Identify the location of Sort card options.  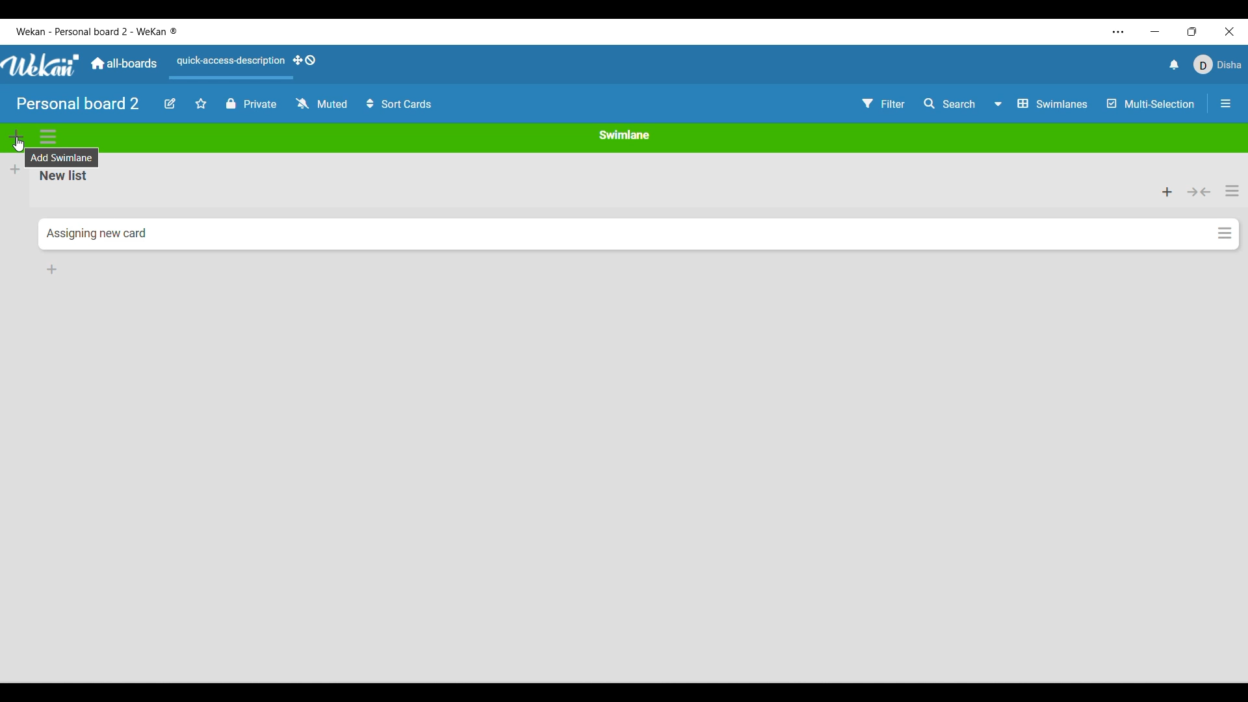
(399, 103).